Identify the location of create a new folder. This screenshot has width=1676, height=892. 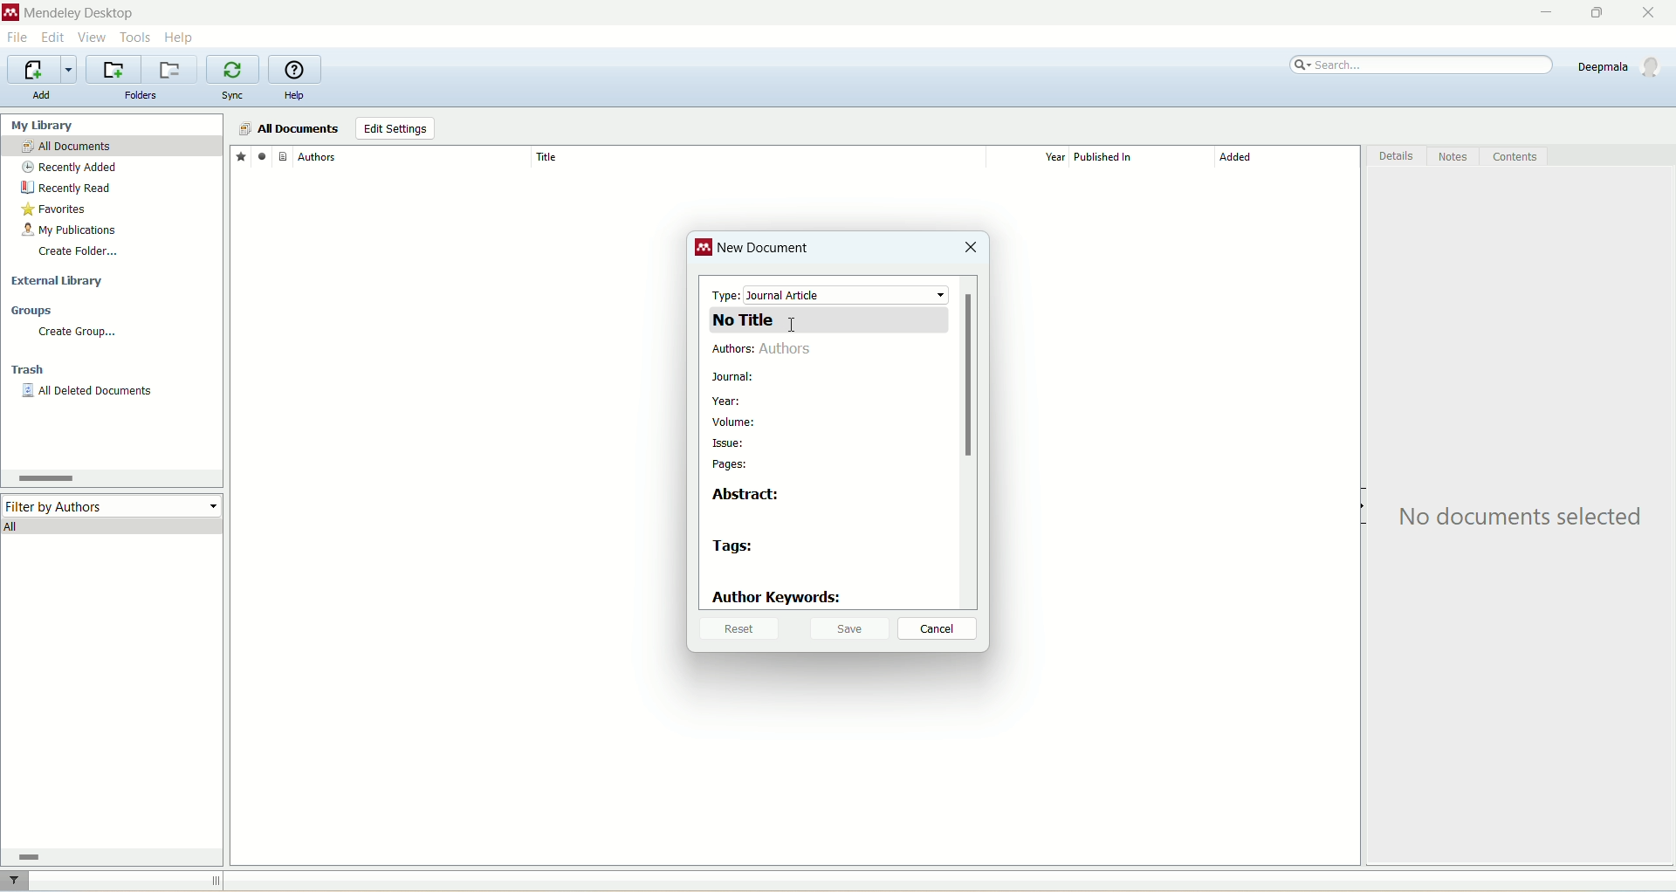
(113, 70).